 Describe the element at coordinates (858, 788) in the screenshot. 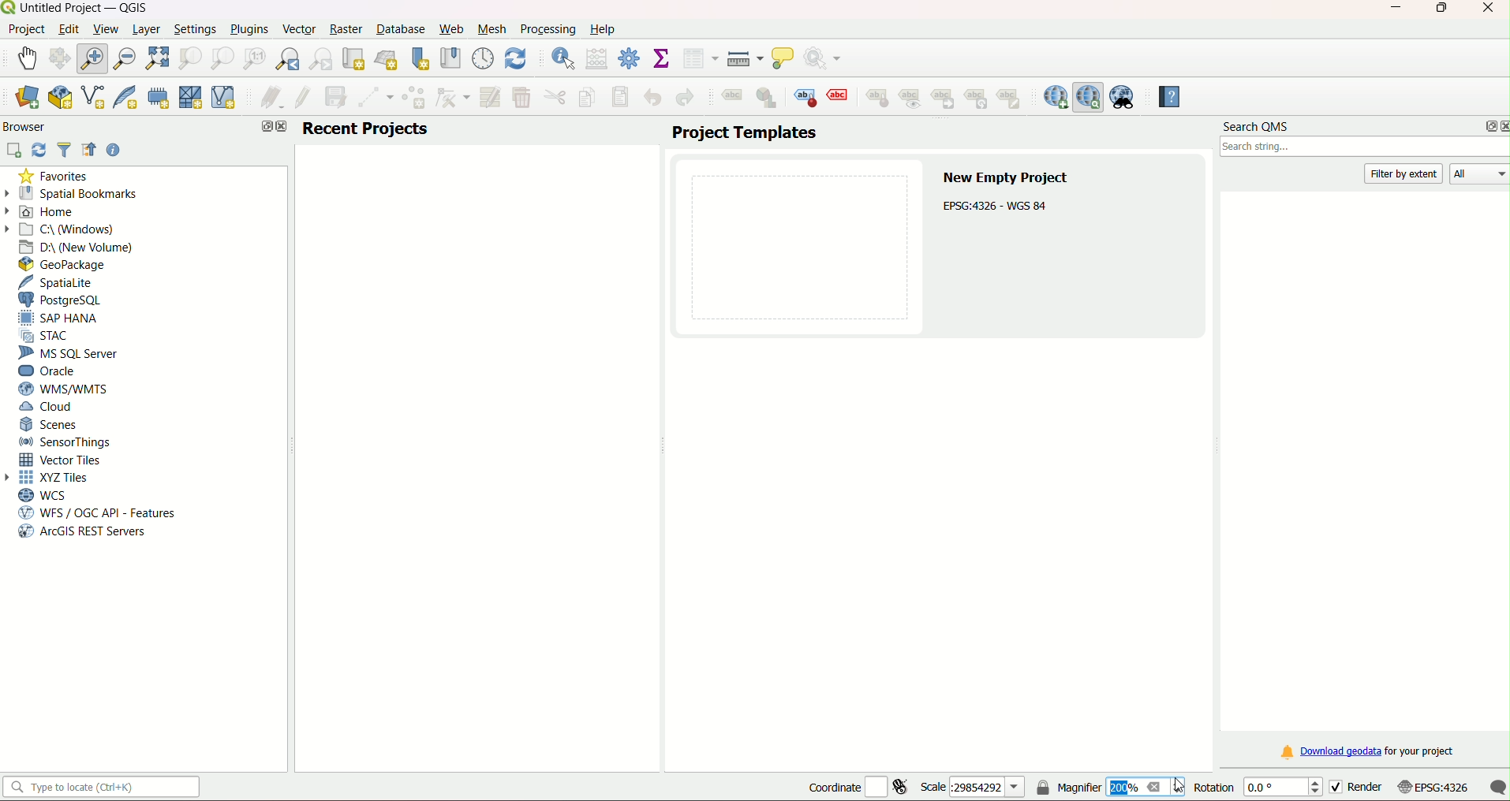

I see `cordinates` at that location.